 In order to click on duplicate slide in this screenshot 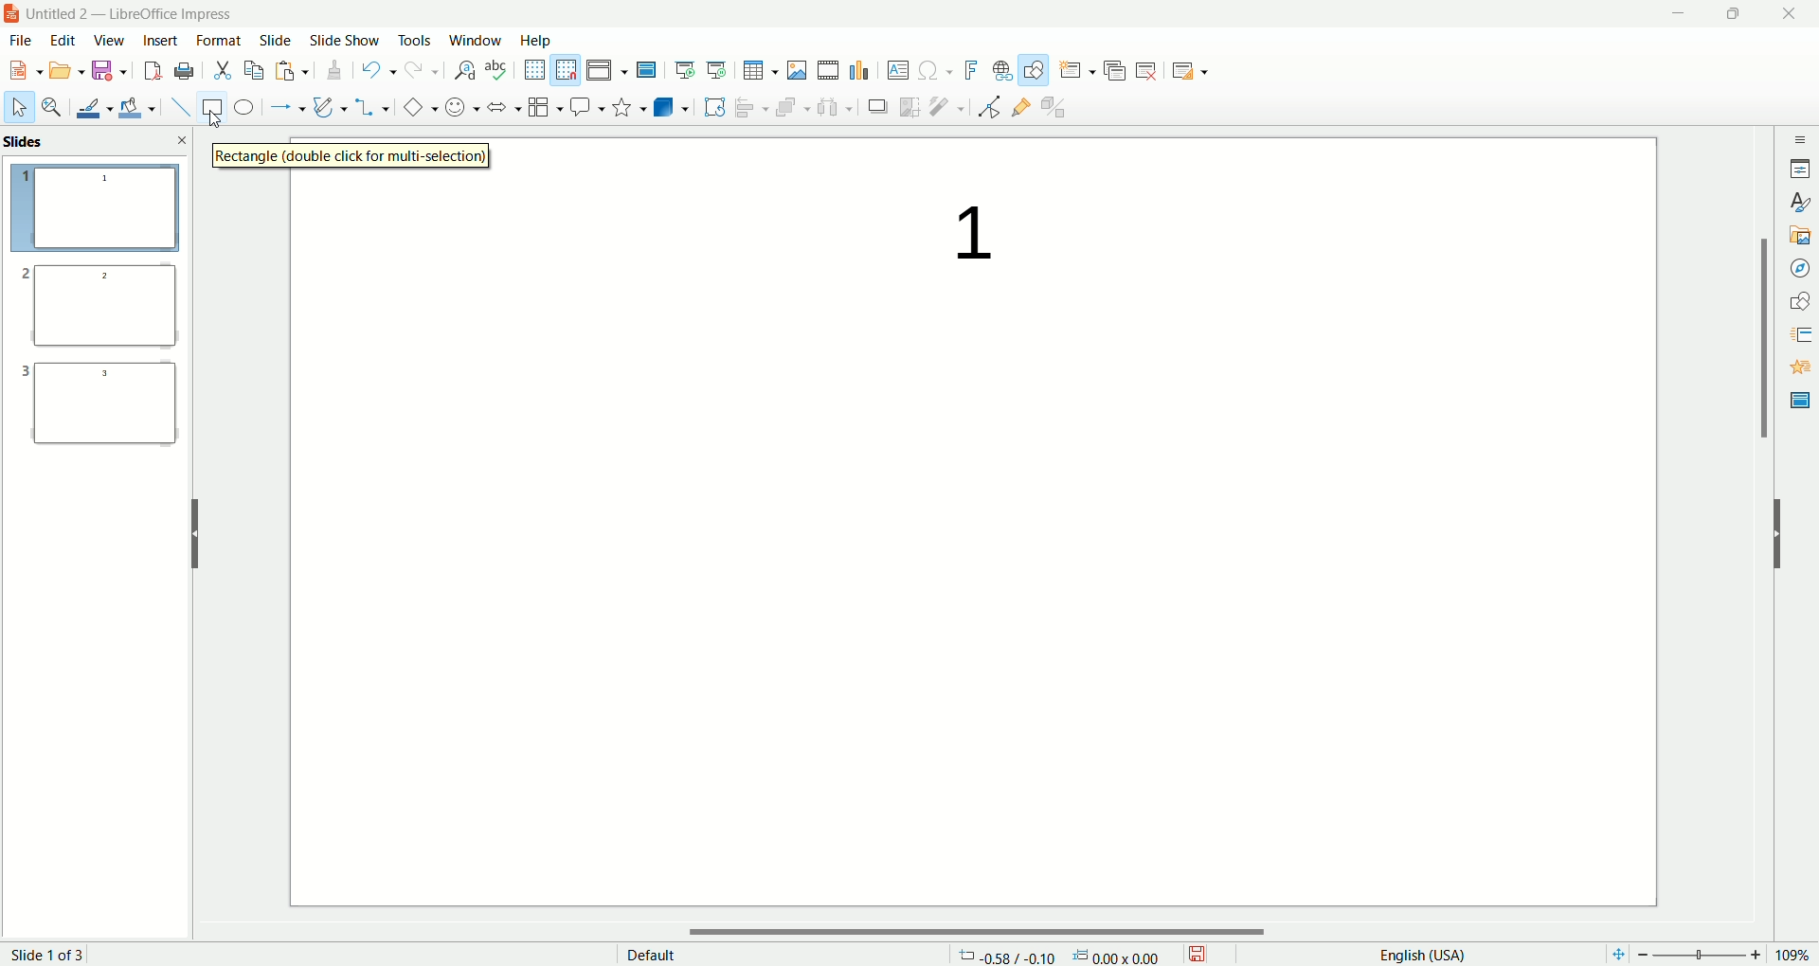, I will do `click(1117, 67)`.